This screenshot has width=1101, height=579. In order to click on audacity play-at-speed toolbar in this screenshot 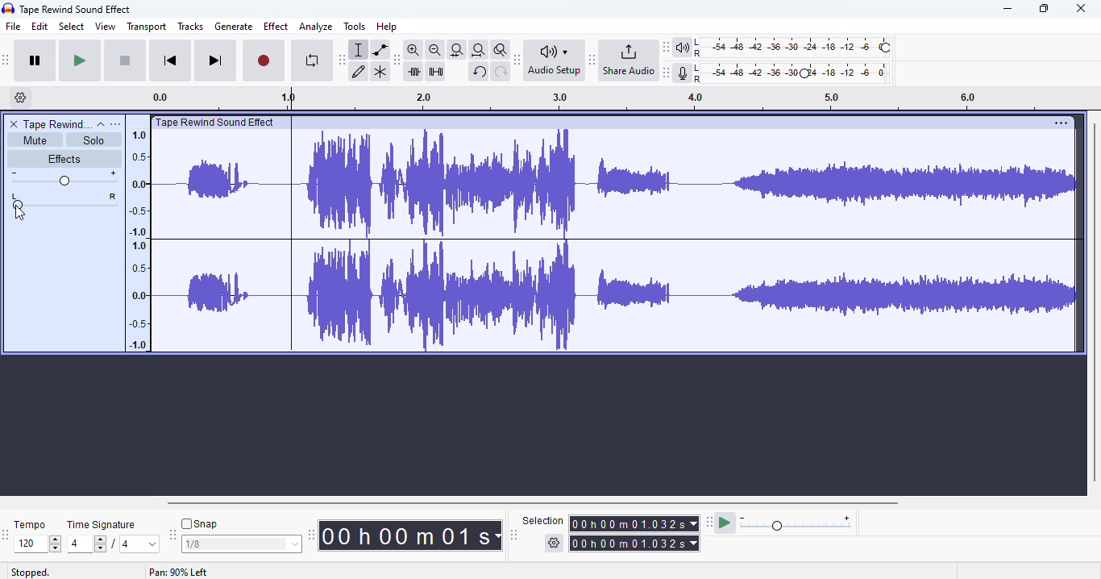, I will do `click(780, 522)`.